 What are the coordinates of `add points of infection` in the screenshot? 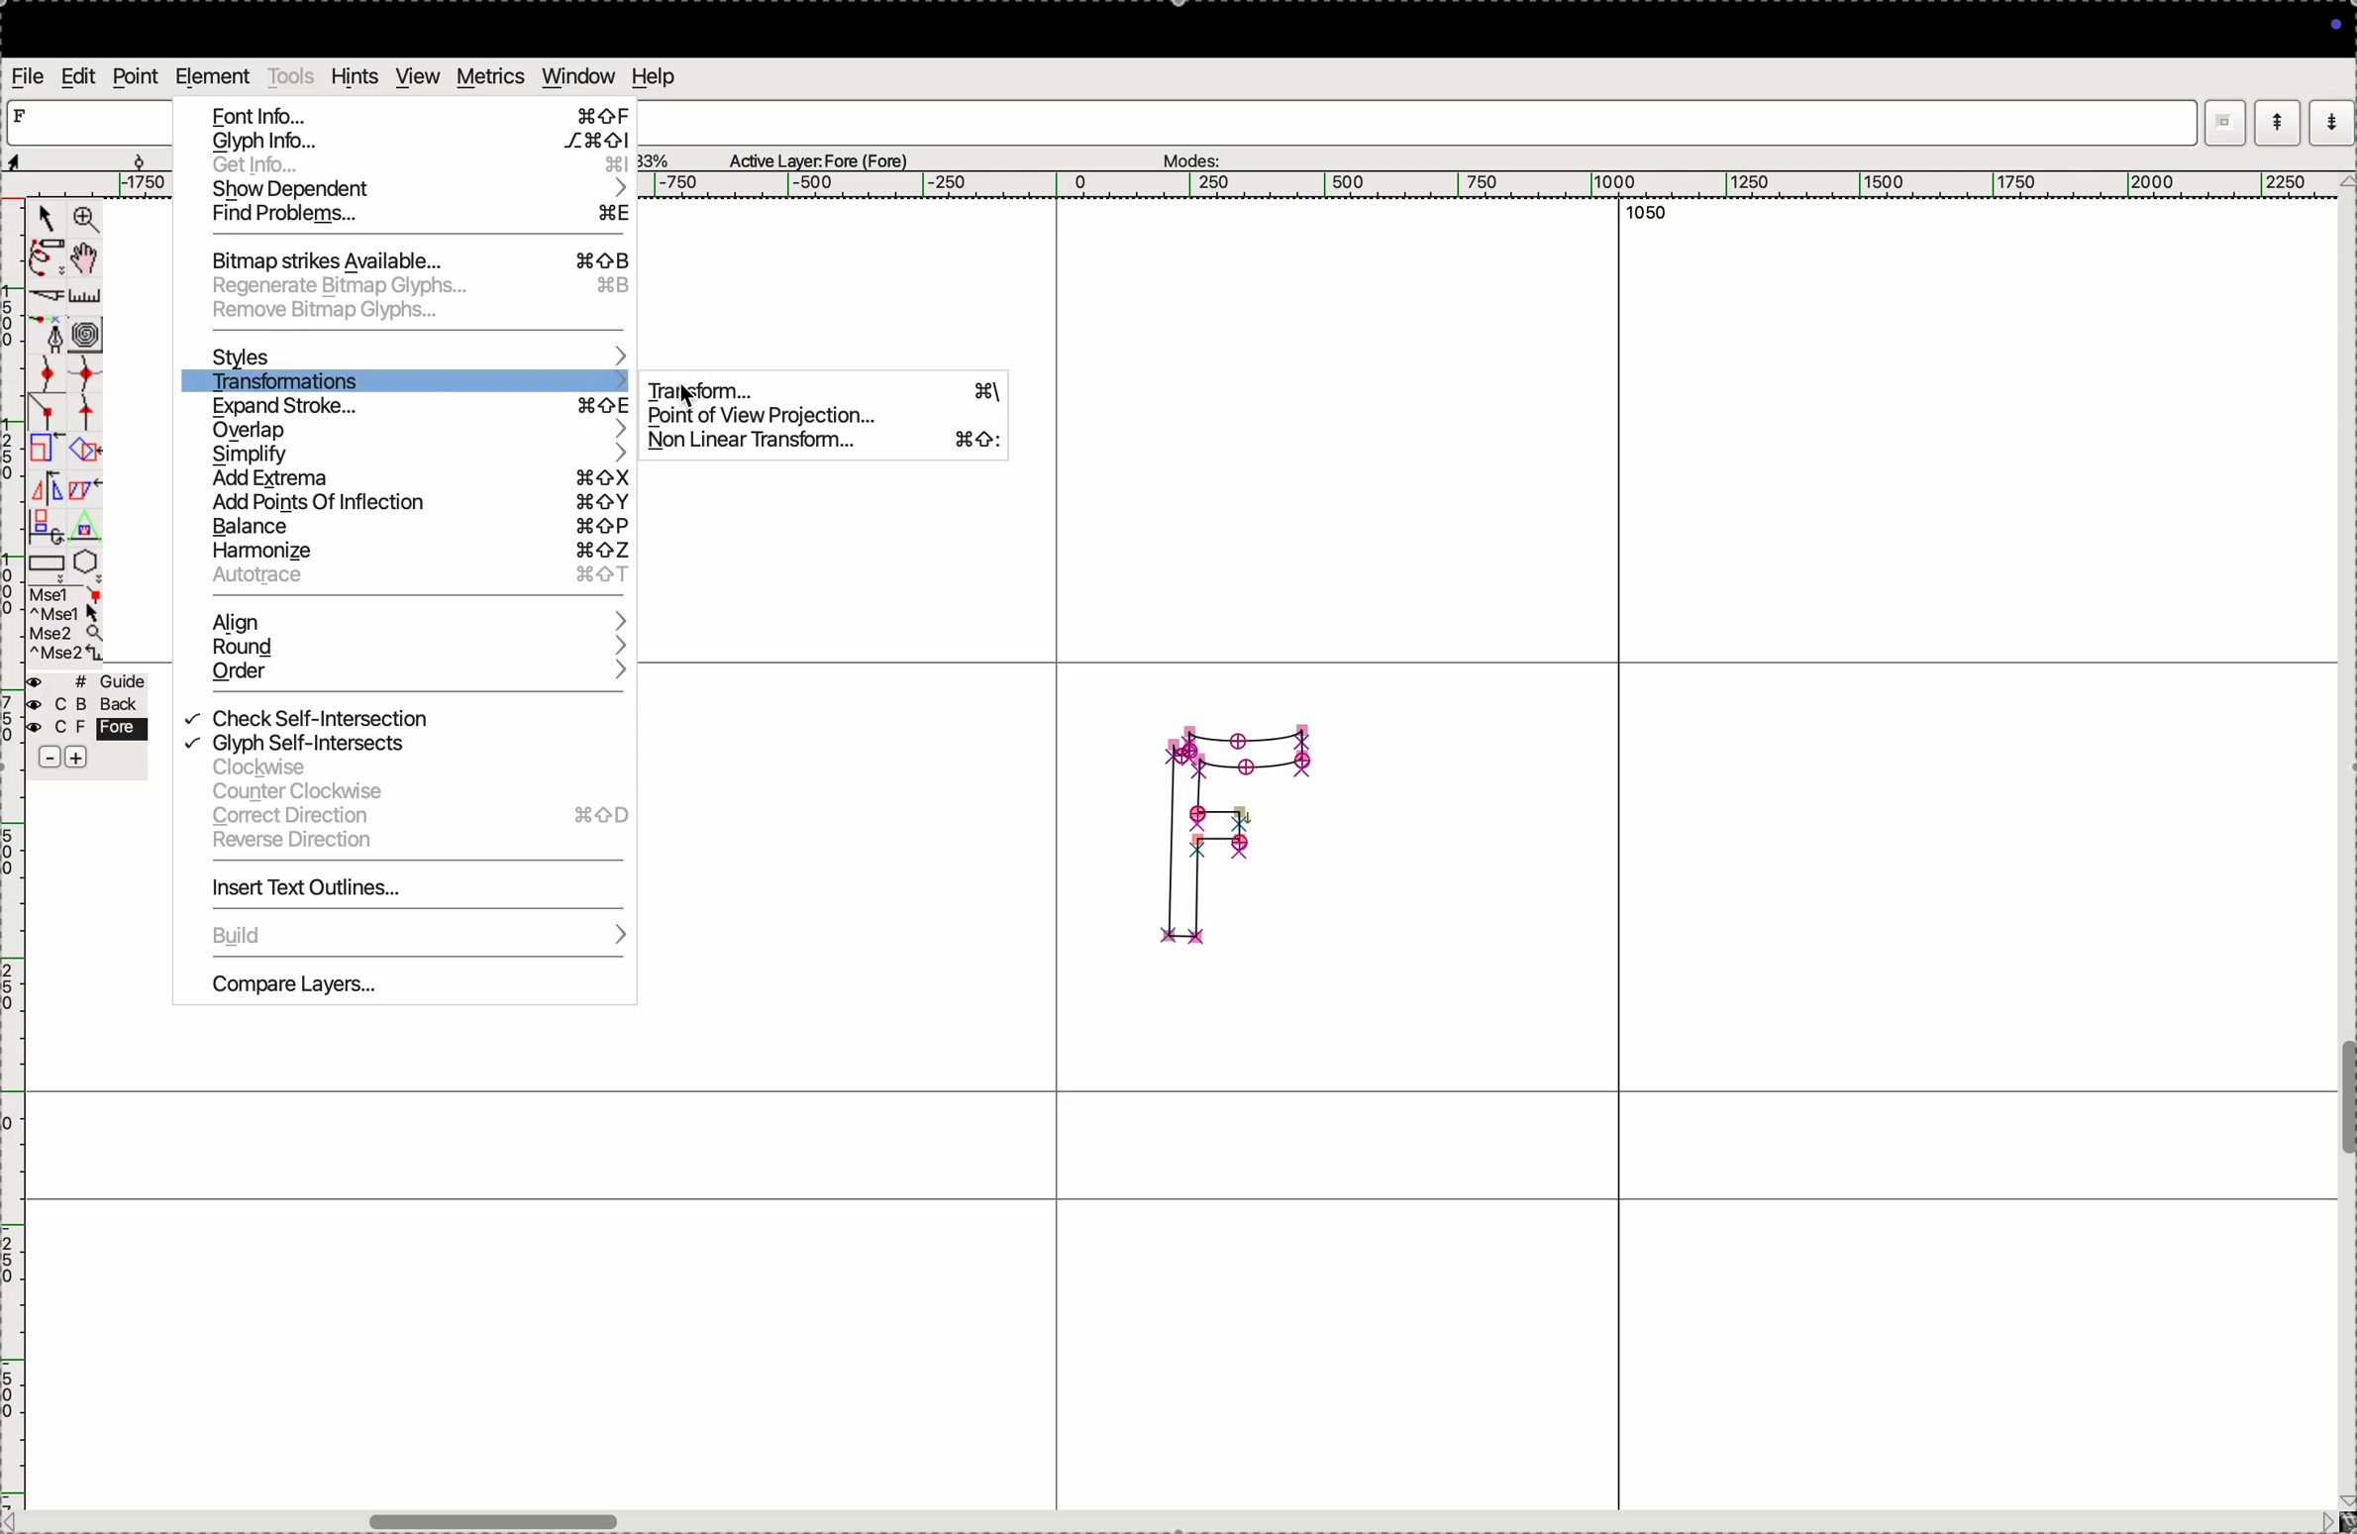 It's located at (403, 504).